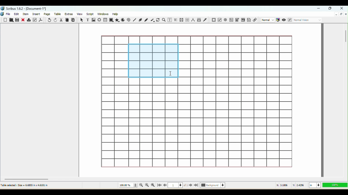 Image resolution: width=348 pixels, height=195 pixels. What do you see at coordinates (181, 19) in the screenshot?
I see `Link text frames` at bounding box center [181, 19].